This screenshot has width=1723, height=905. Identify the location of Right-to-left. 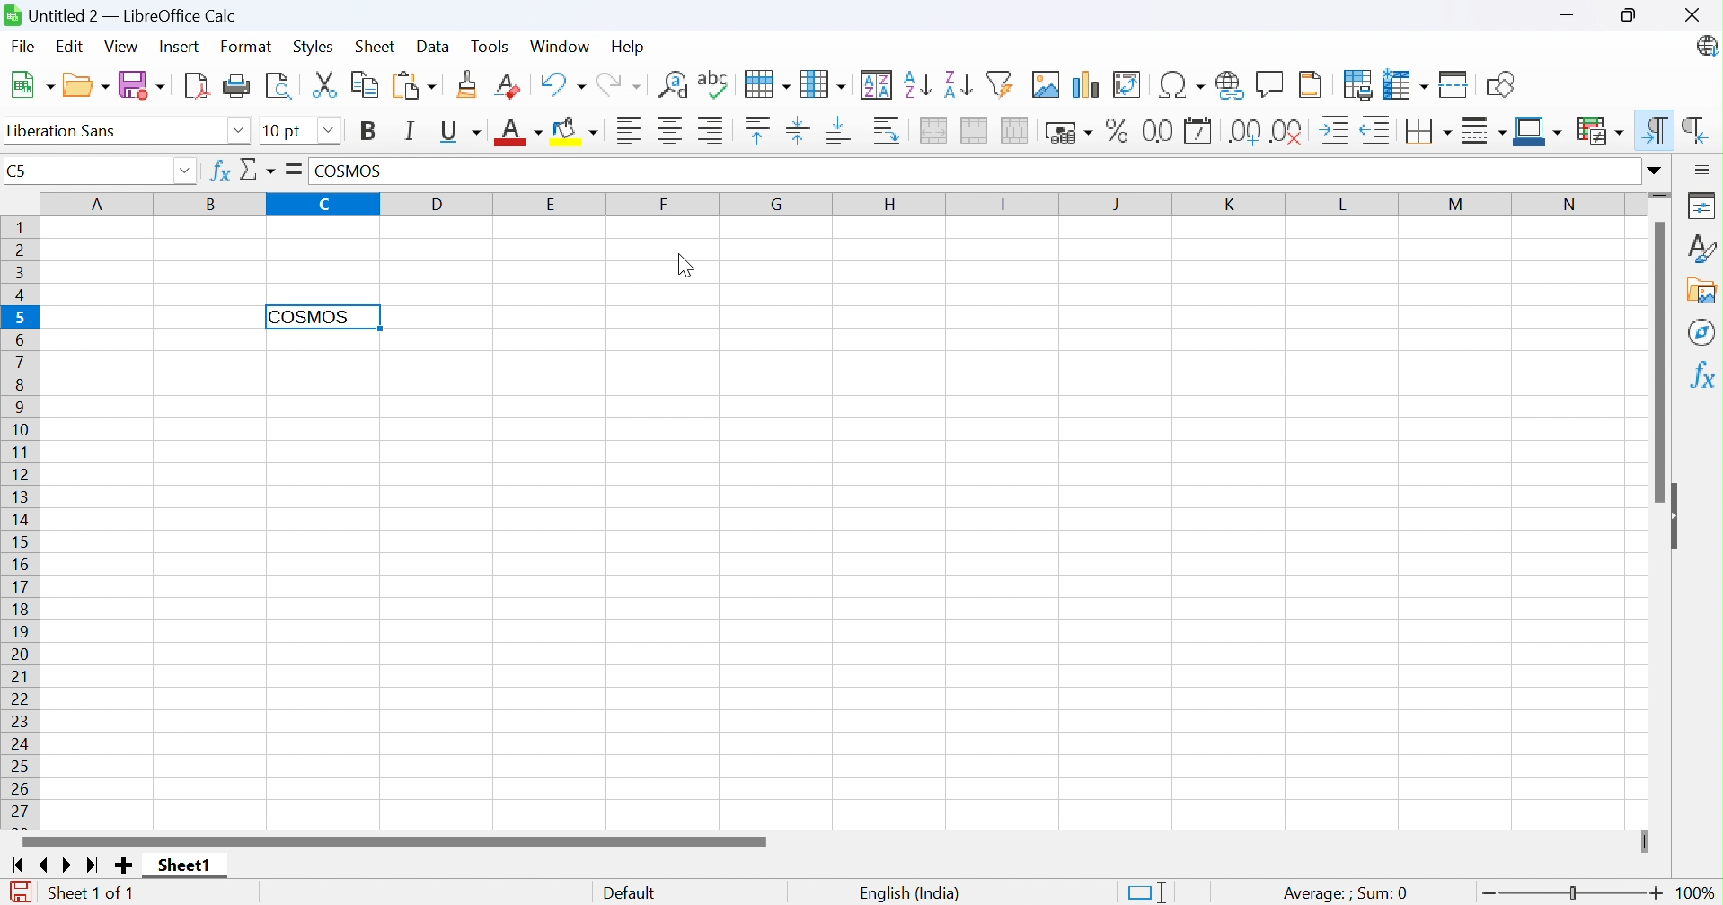
(1692, 130).